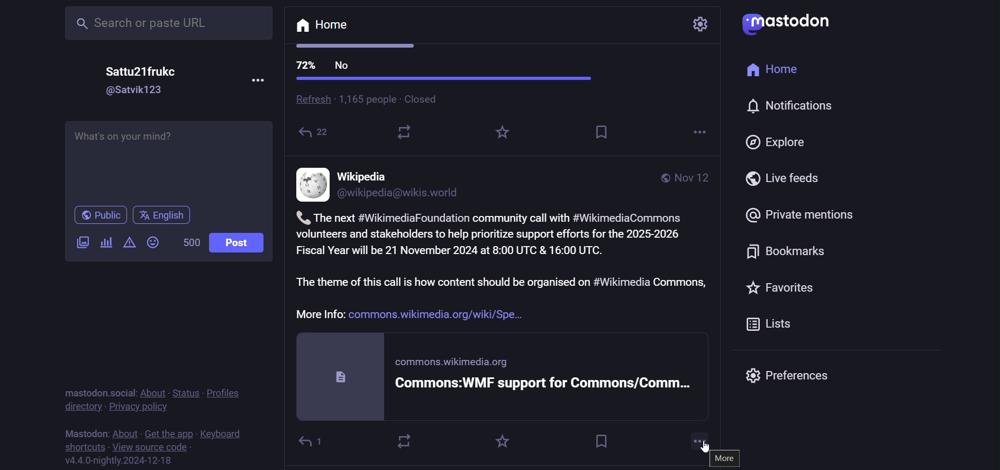 This screenshot has height=470, width=1000. Describe the element at coordinates (603, 132) in the screenshot. I see `save` at that location.